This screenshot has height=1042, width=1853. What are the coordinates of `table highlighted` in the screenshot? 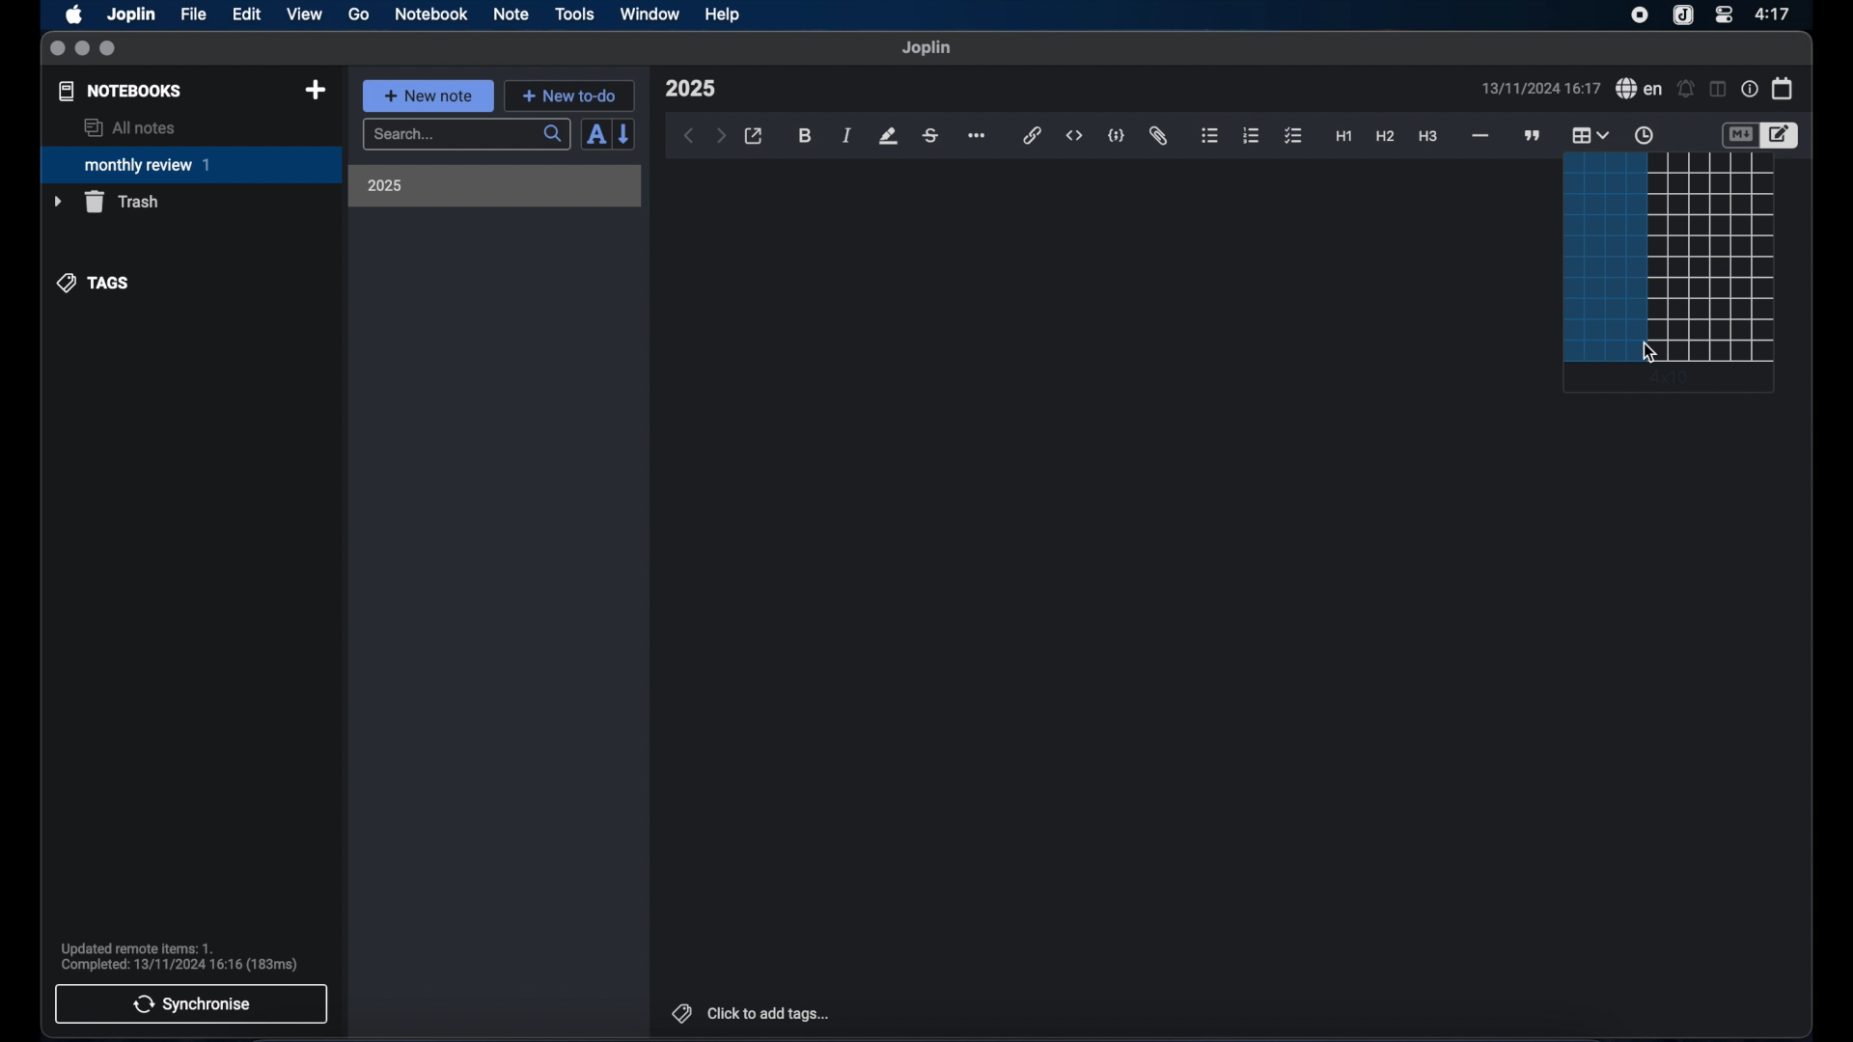 It's located at (1588, 135).